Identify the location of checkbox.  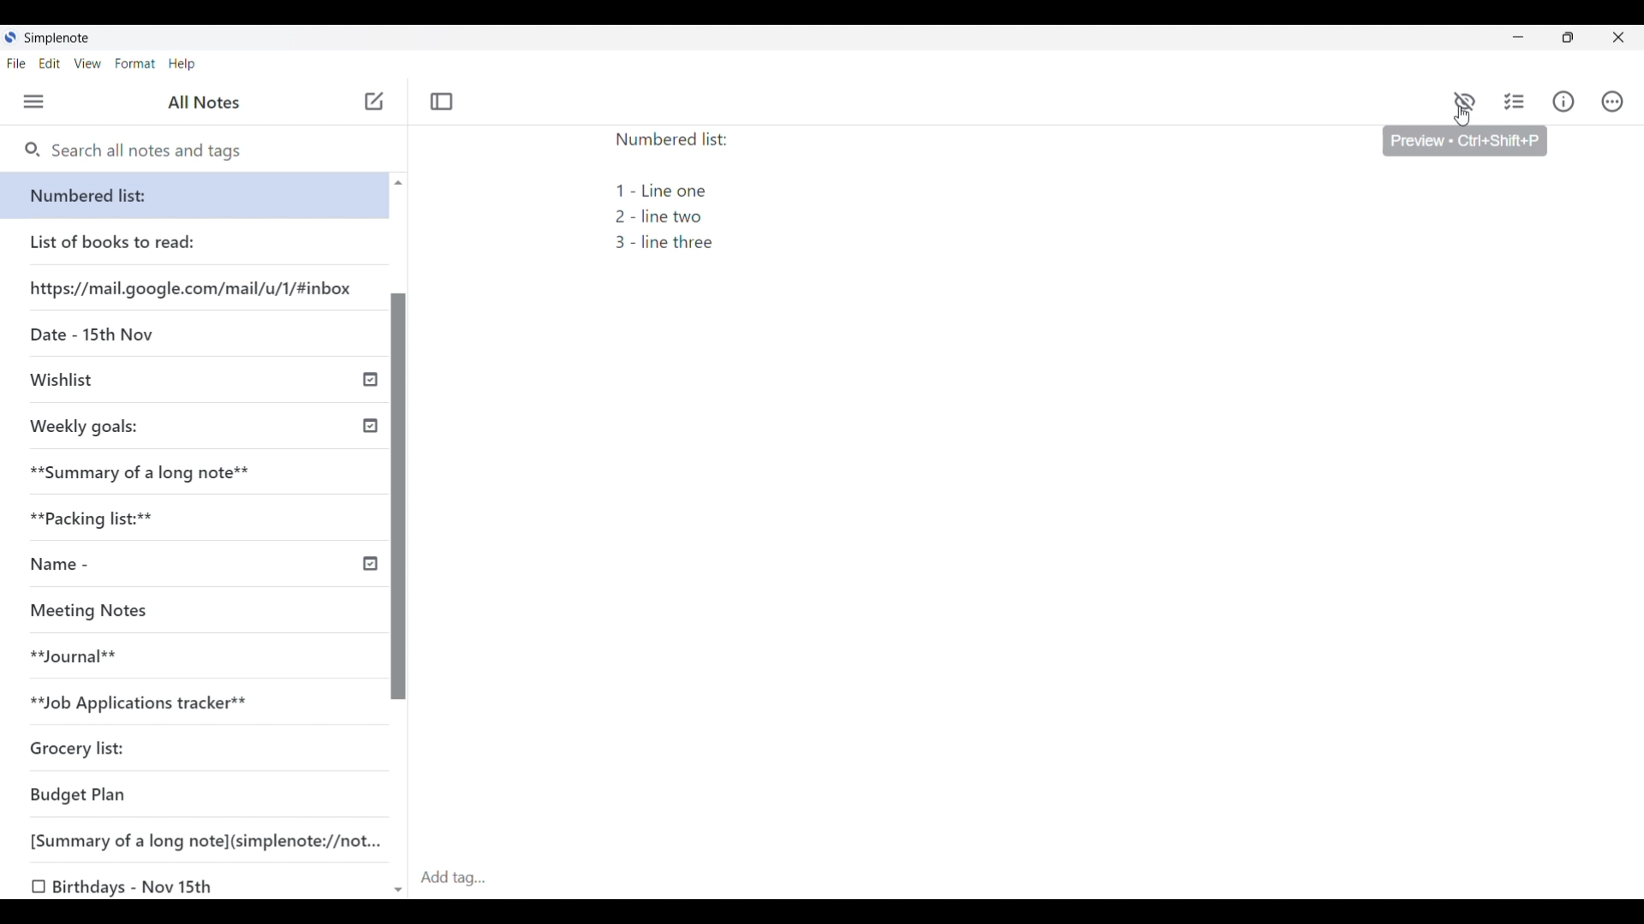
(37, 885).